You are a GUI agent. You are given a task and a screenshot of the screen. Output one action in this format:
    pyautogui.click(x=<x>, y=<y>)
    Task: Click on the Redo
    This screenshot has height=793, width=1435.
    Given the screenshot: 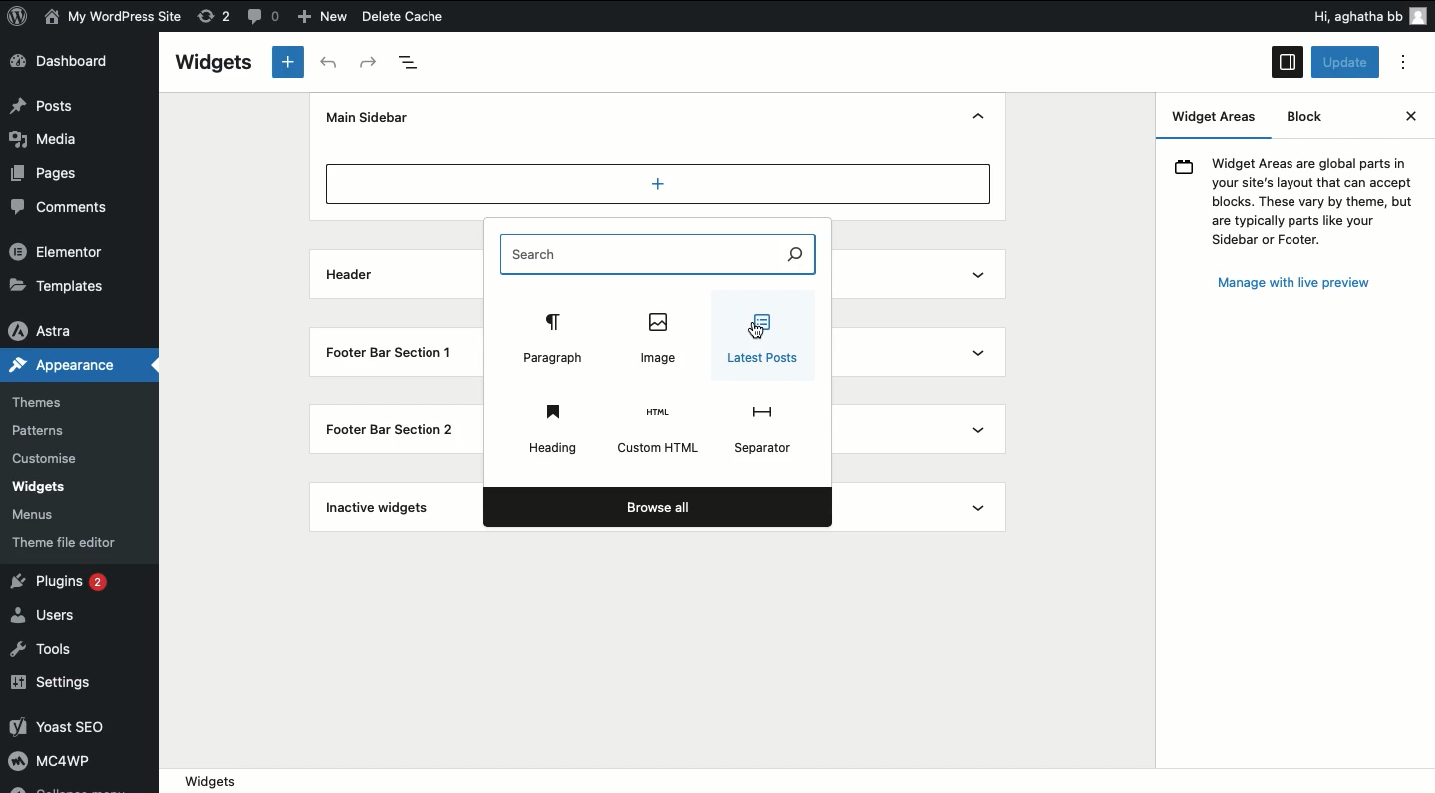 What is the action you would take?
    pyautogui.click(x=366, y=65)
    